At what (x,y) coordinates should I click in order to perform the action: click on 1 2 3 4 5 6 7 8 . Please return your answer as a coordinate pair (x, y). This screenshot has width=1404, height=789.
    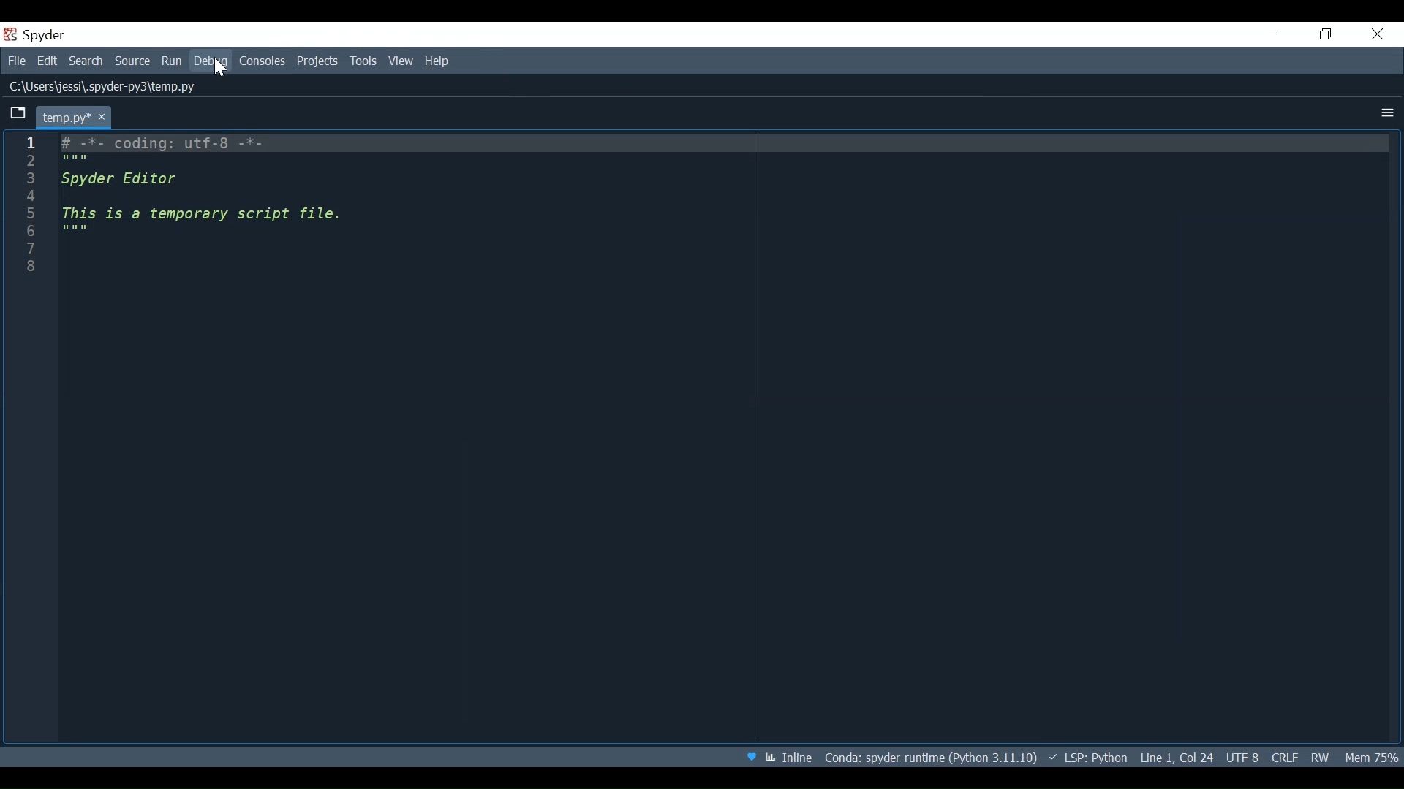
    Looking at the image, I should click on (23, 211).